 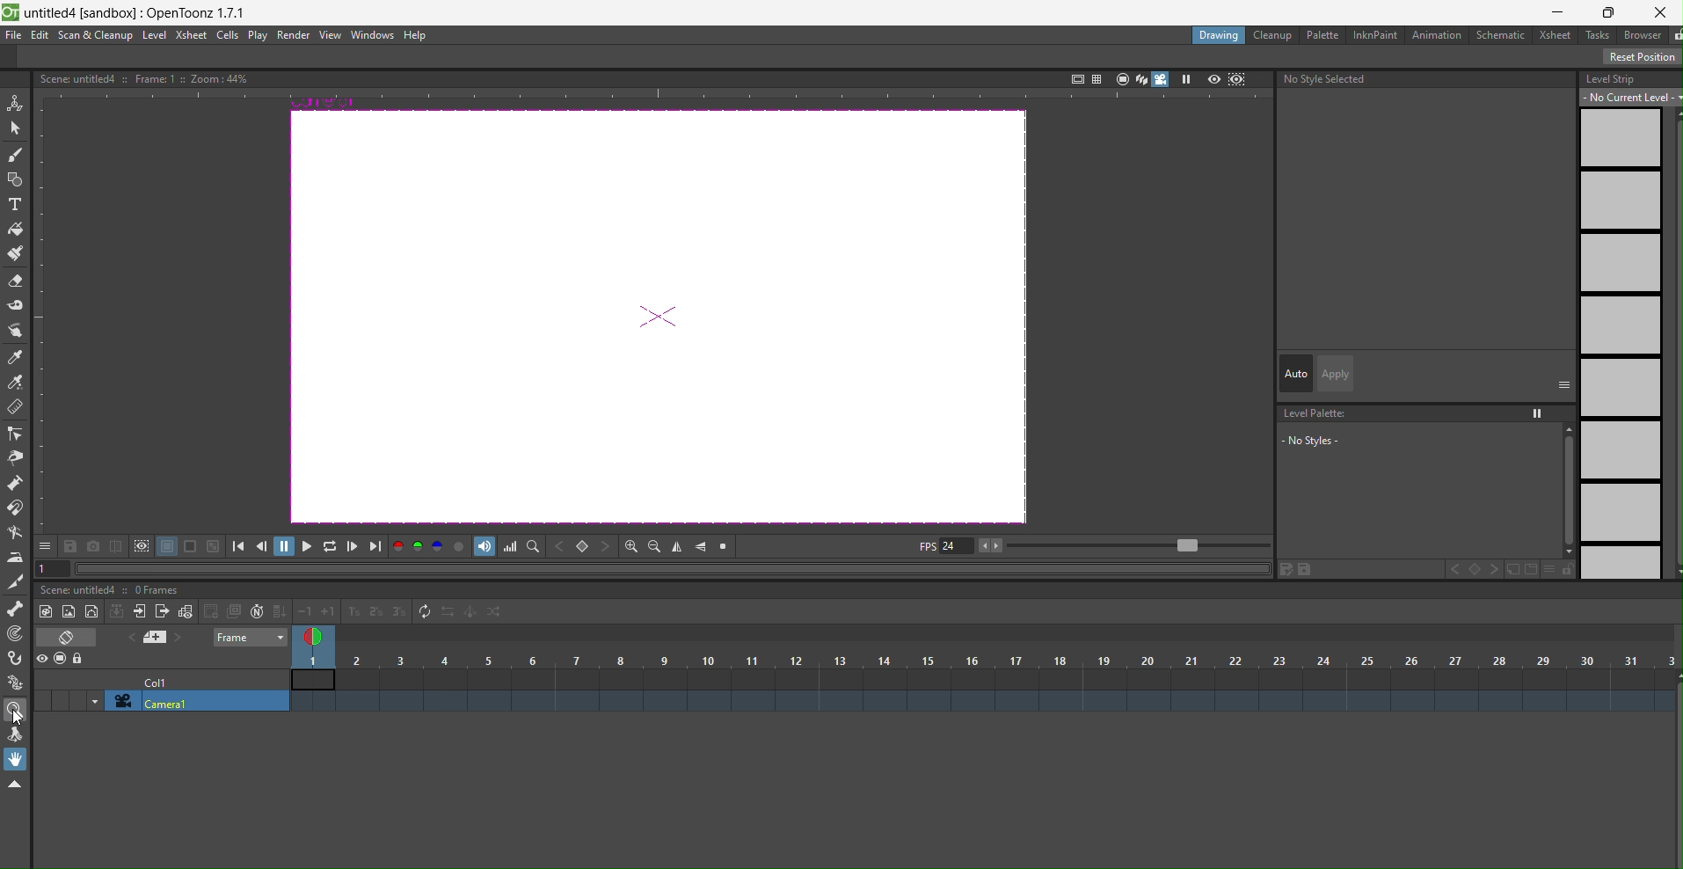 I want to click on fps display, so click(x=943, y=550).